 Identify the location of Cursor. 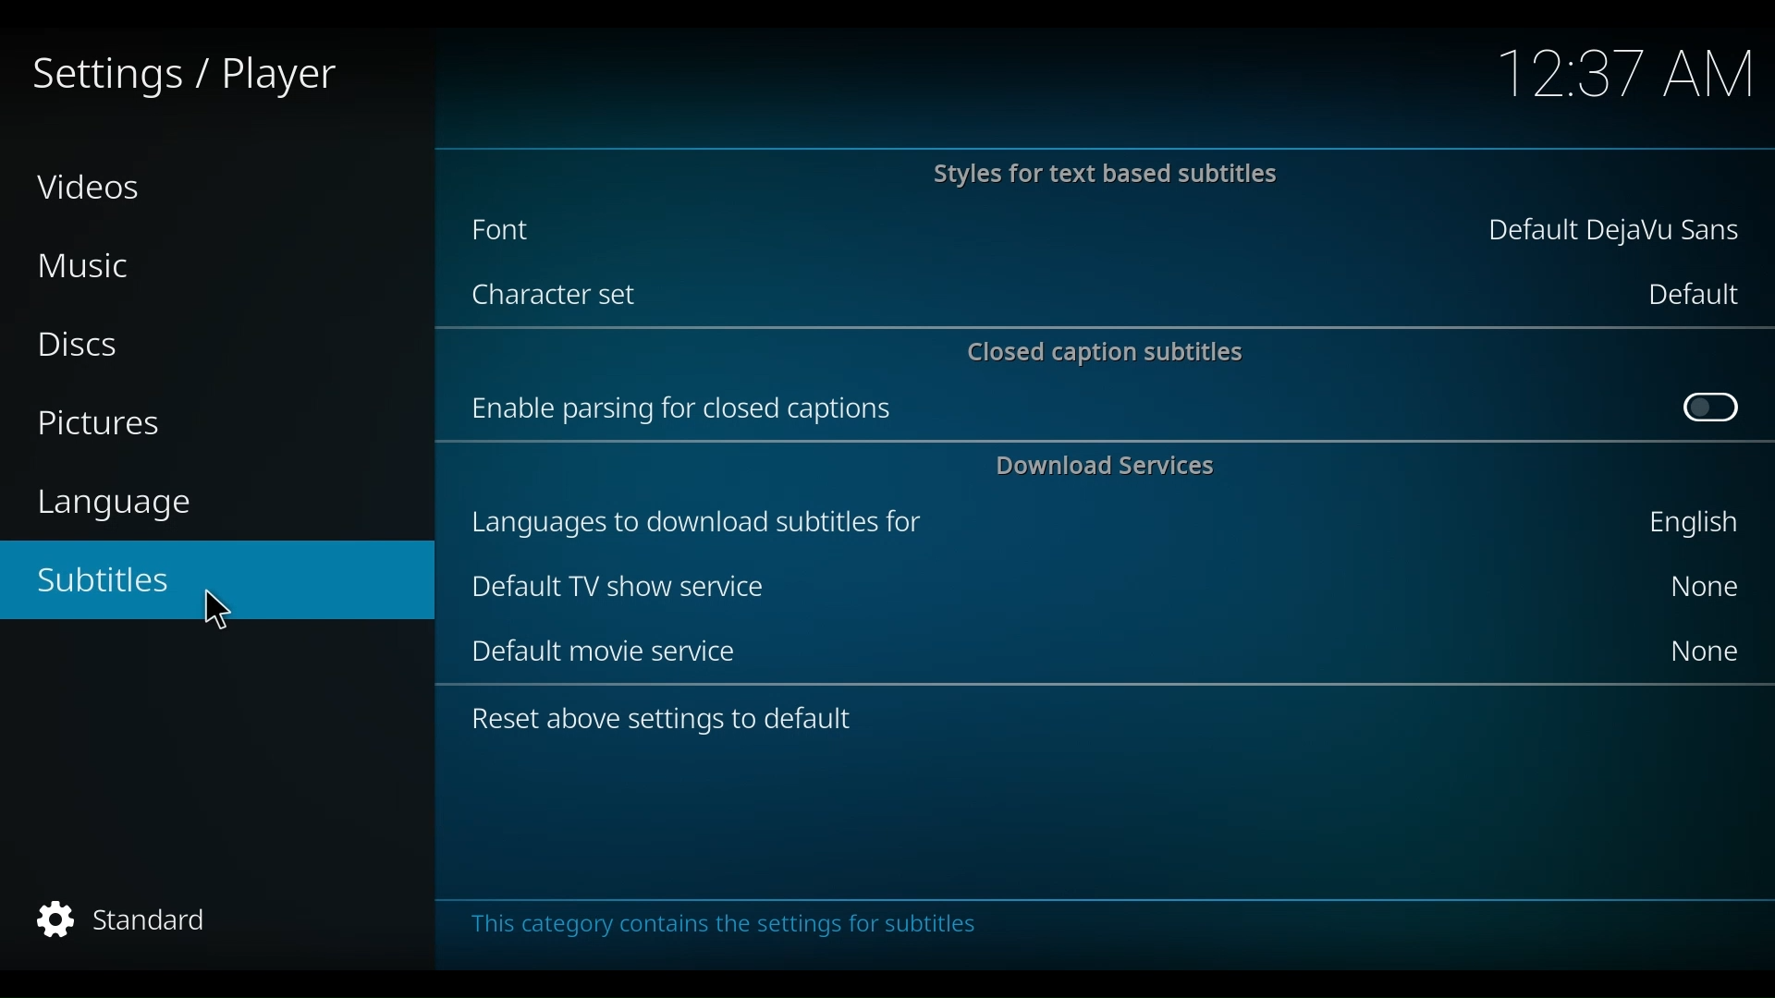
(221, 612).